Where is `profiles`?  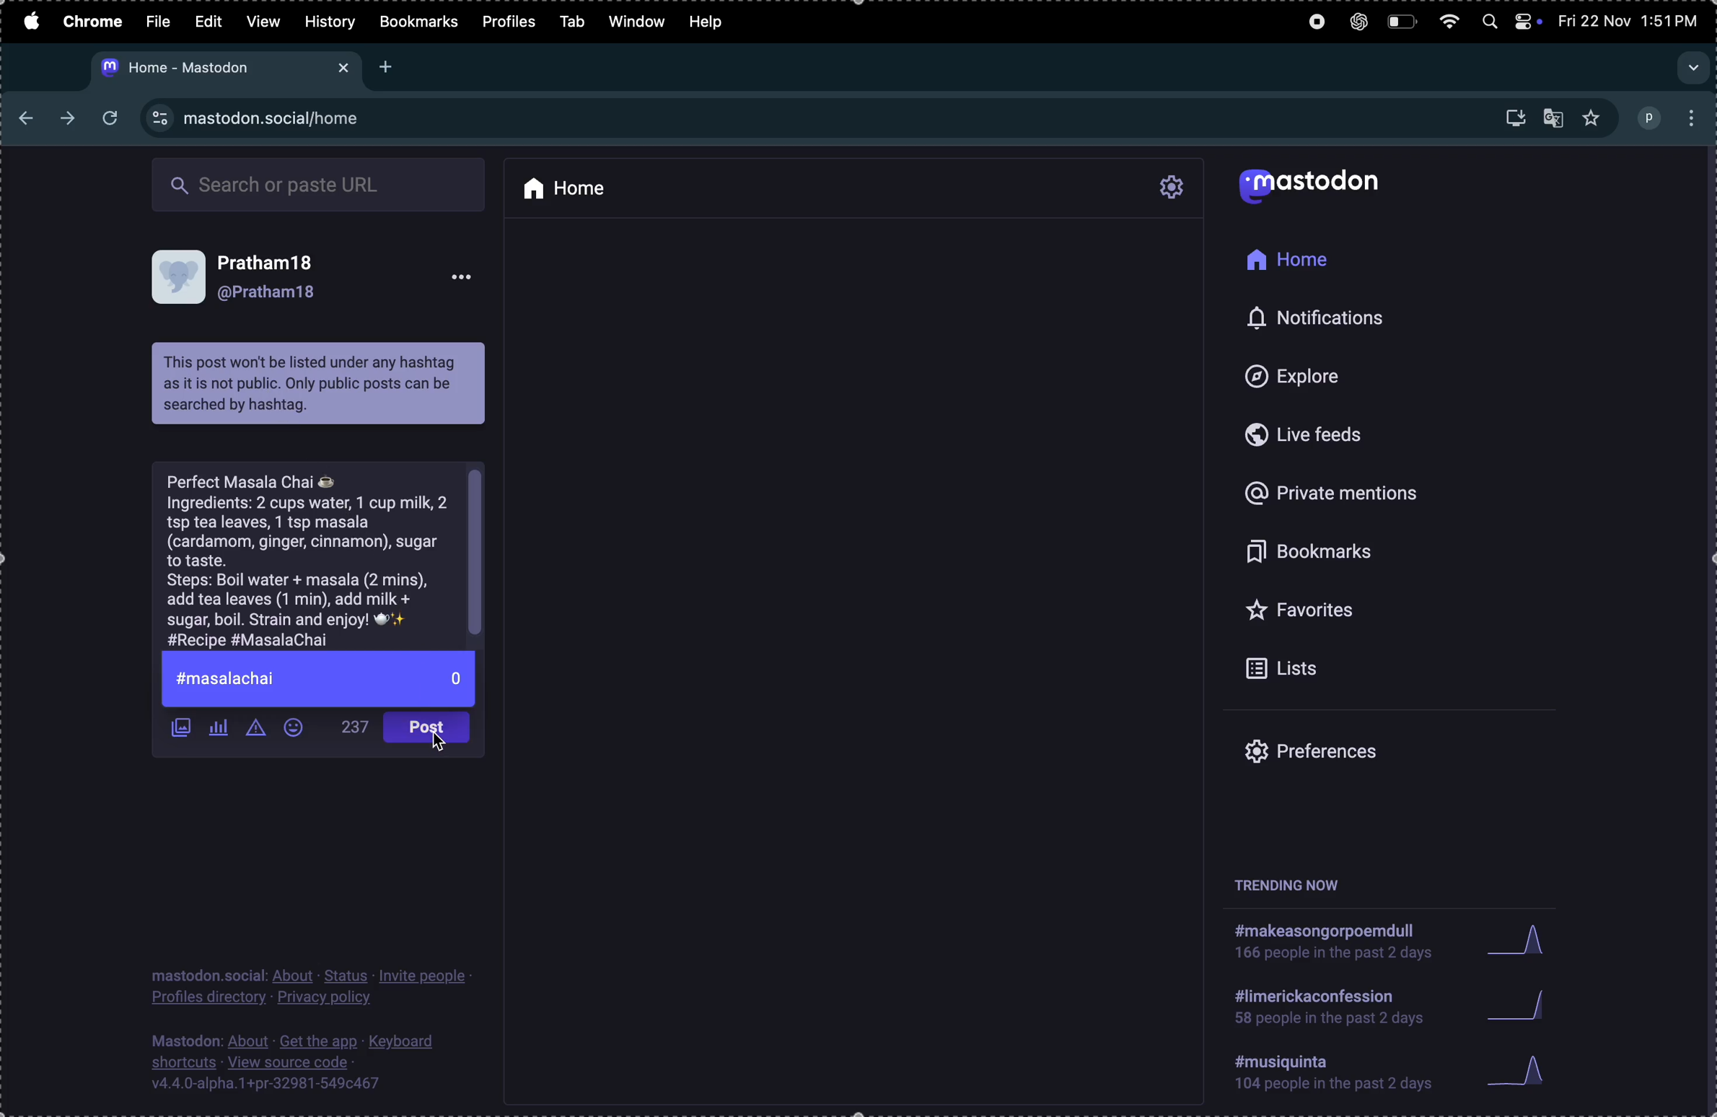
profiles is located at coordinates (507, 22).